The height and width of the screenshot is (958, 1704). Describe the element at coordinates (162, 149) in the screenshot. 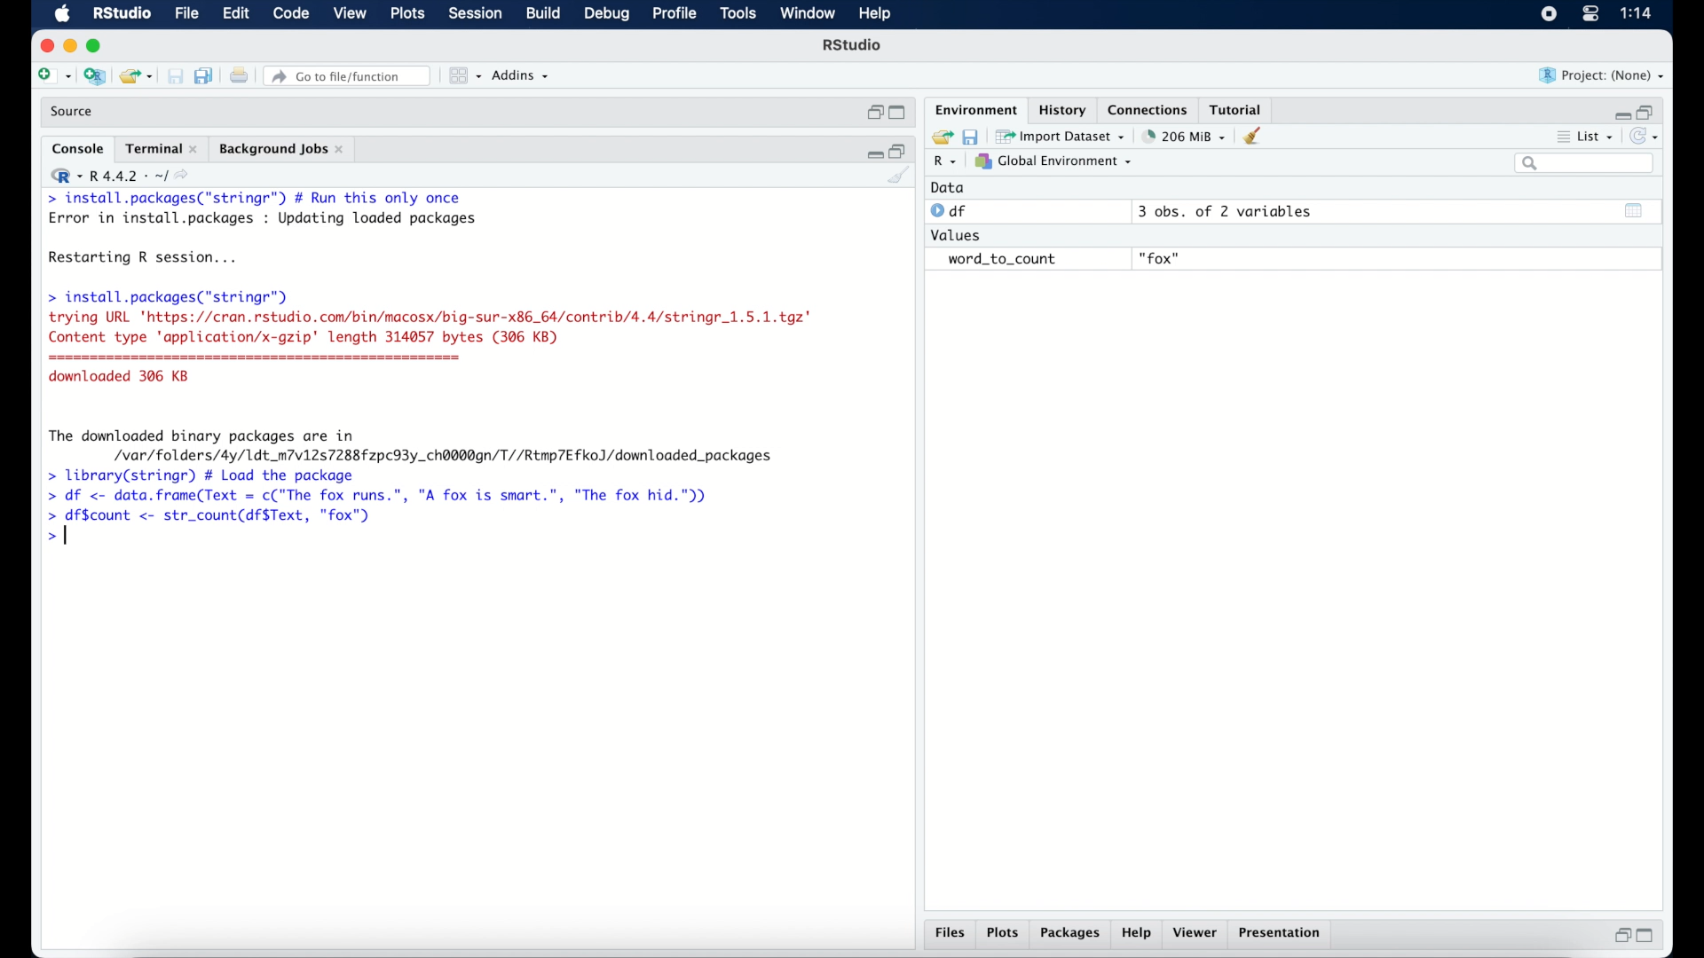

I see `terminal` at that location.